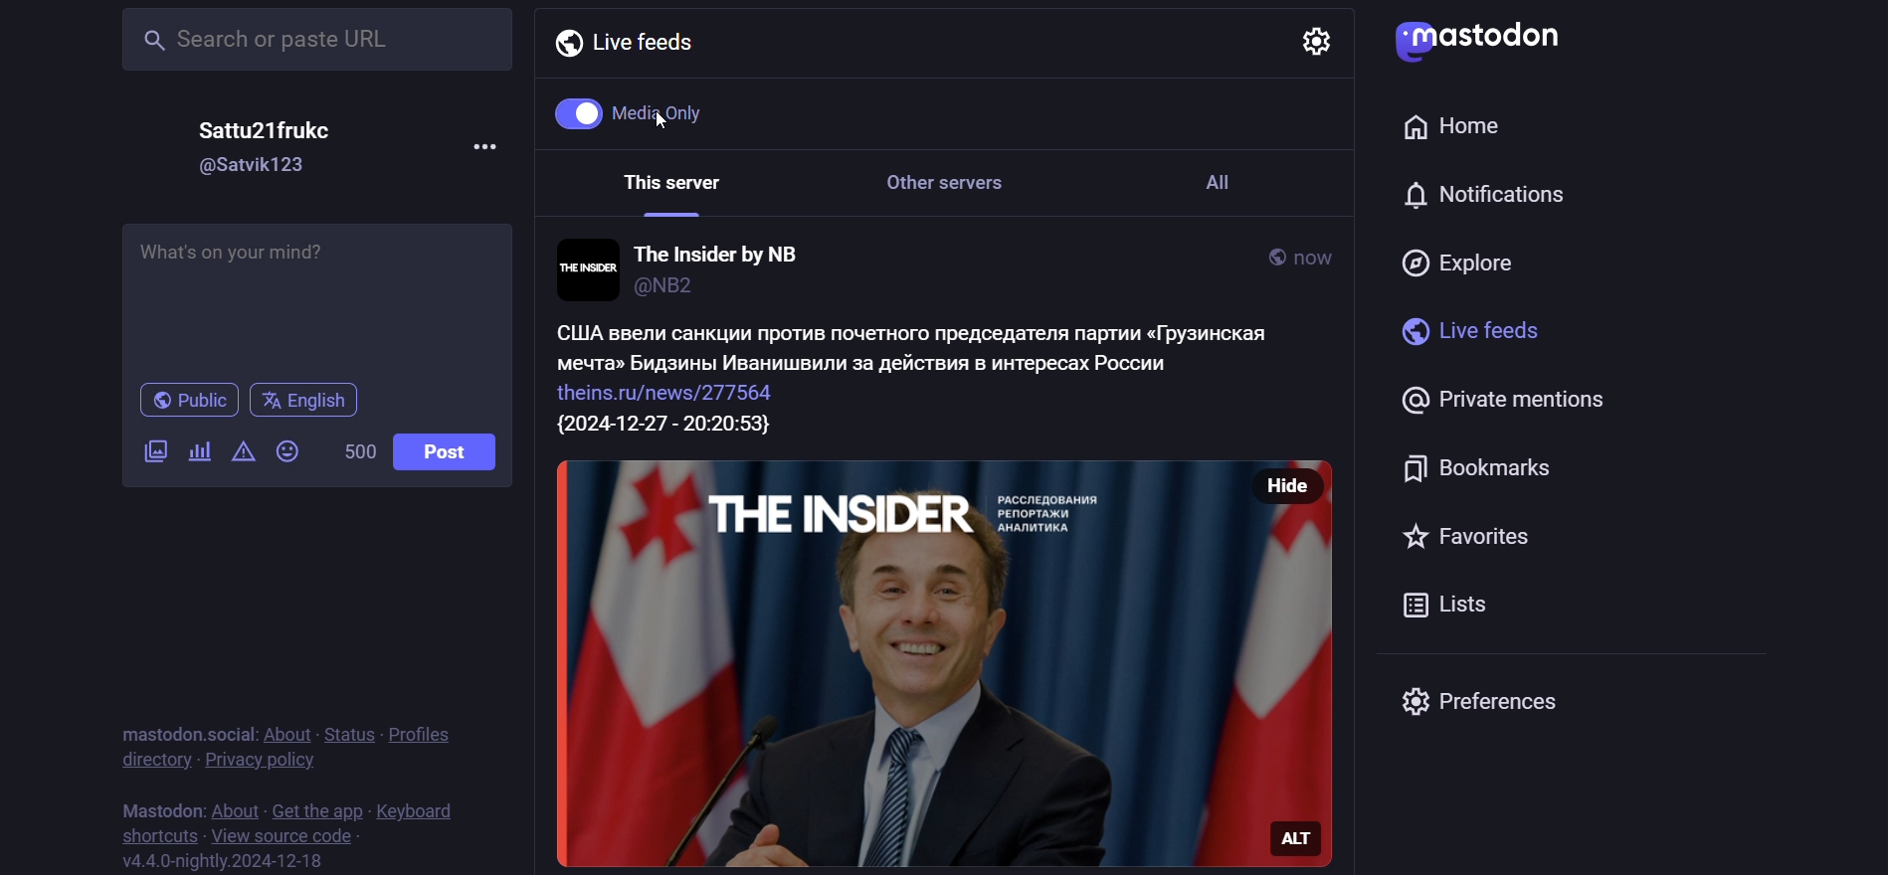 The image size is (1888, 875). What do you see at coordinates (281, 835) in the screenshot?
I see `source code` at bounding box center [281, 835].